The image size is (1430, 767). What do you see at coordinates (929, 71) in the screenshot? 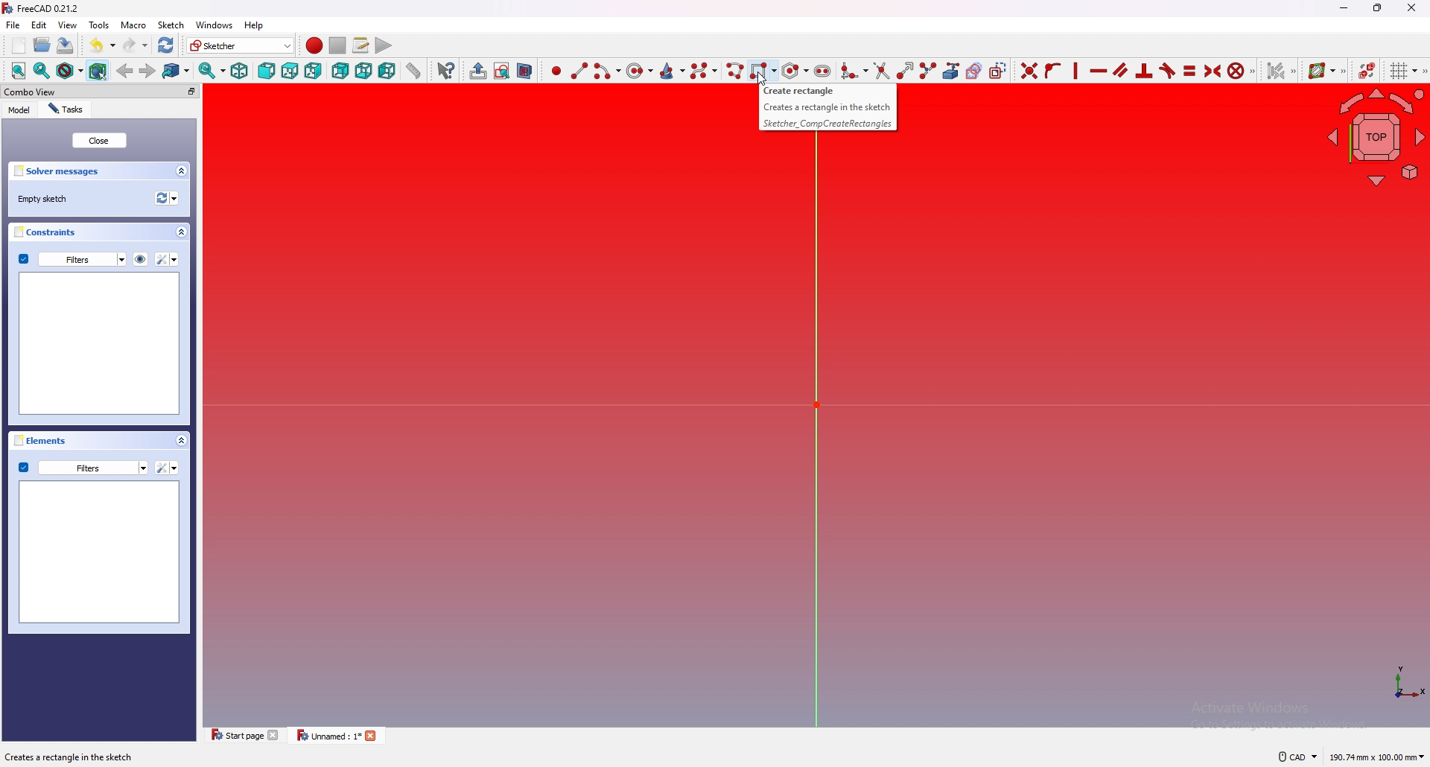
I see `split edge` at bounding box center [929, 71].